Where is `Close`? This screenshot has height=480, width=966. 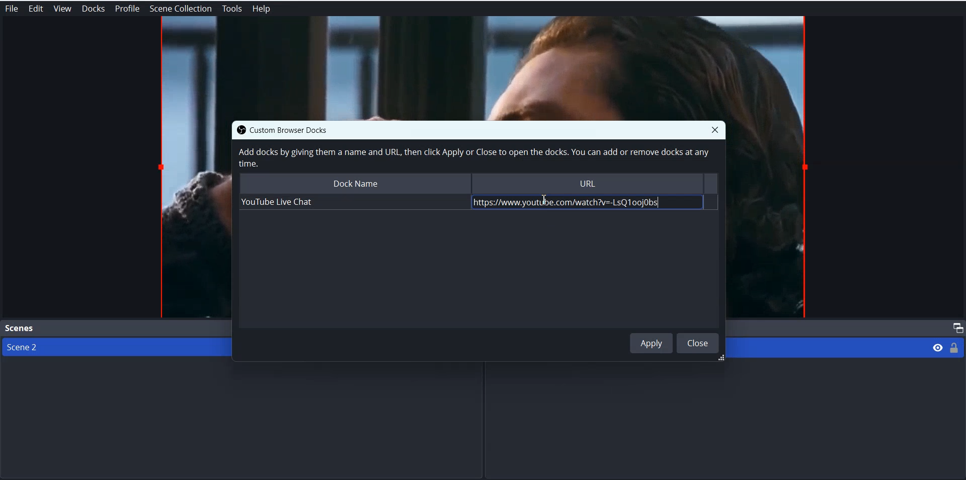 Close is located at coordinates (715, 129).